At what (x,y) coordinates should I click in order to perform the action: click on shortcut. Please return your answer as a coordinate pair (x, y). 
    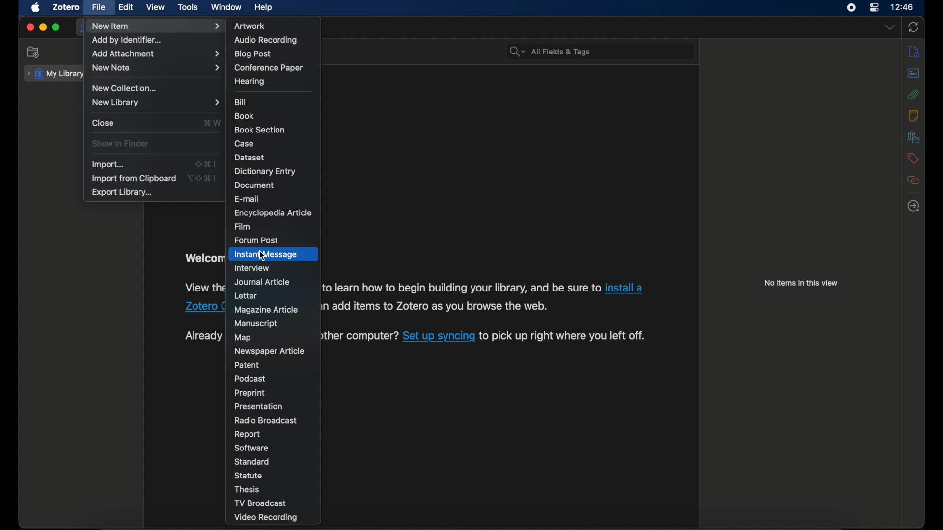
    Looking at the image, I should click on (204, 164).